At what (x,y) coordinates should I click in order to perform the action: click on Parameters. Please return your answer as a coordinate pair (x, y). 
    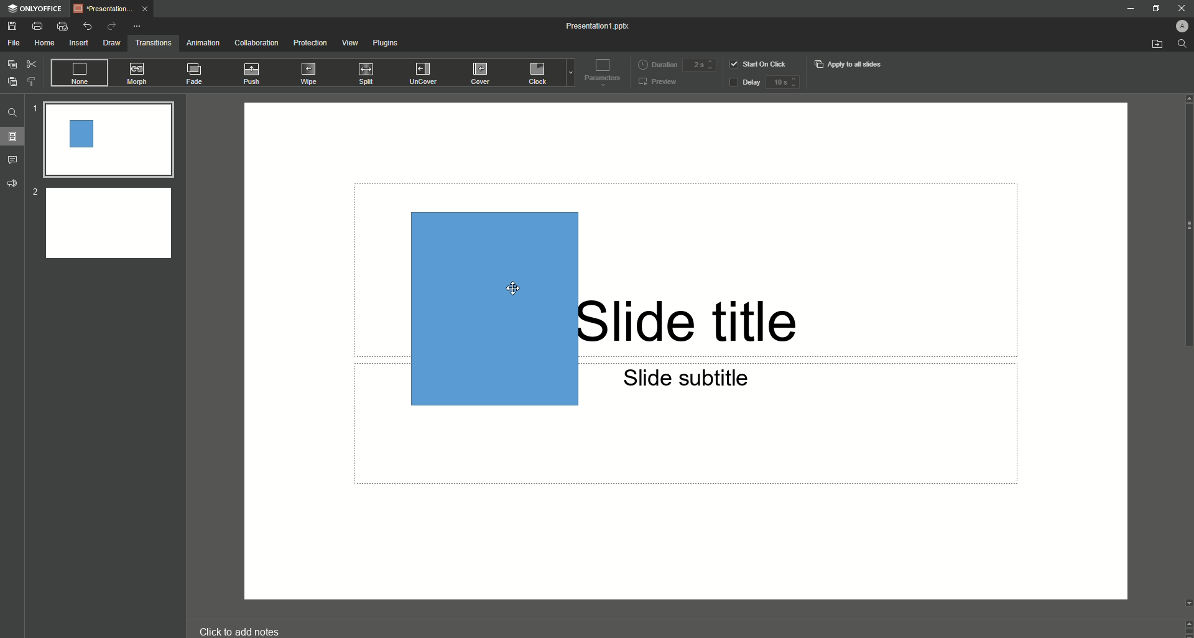
    Looking at the image, I should click on (601, 75).